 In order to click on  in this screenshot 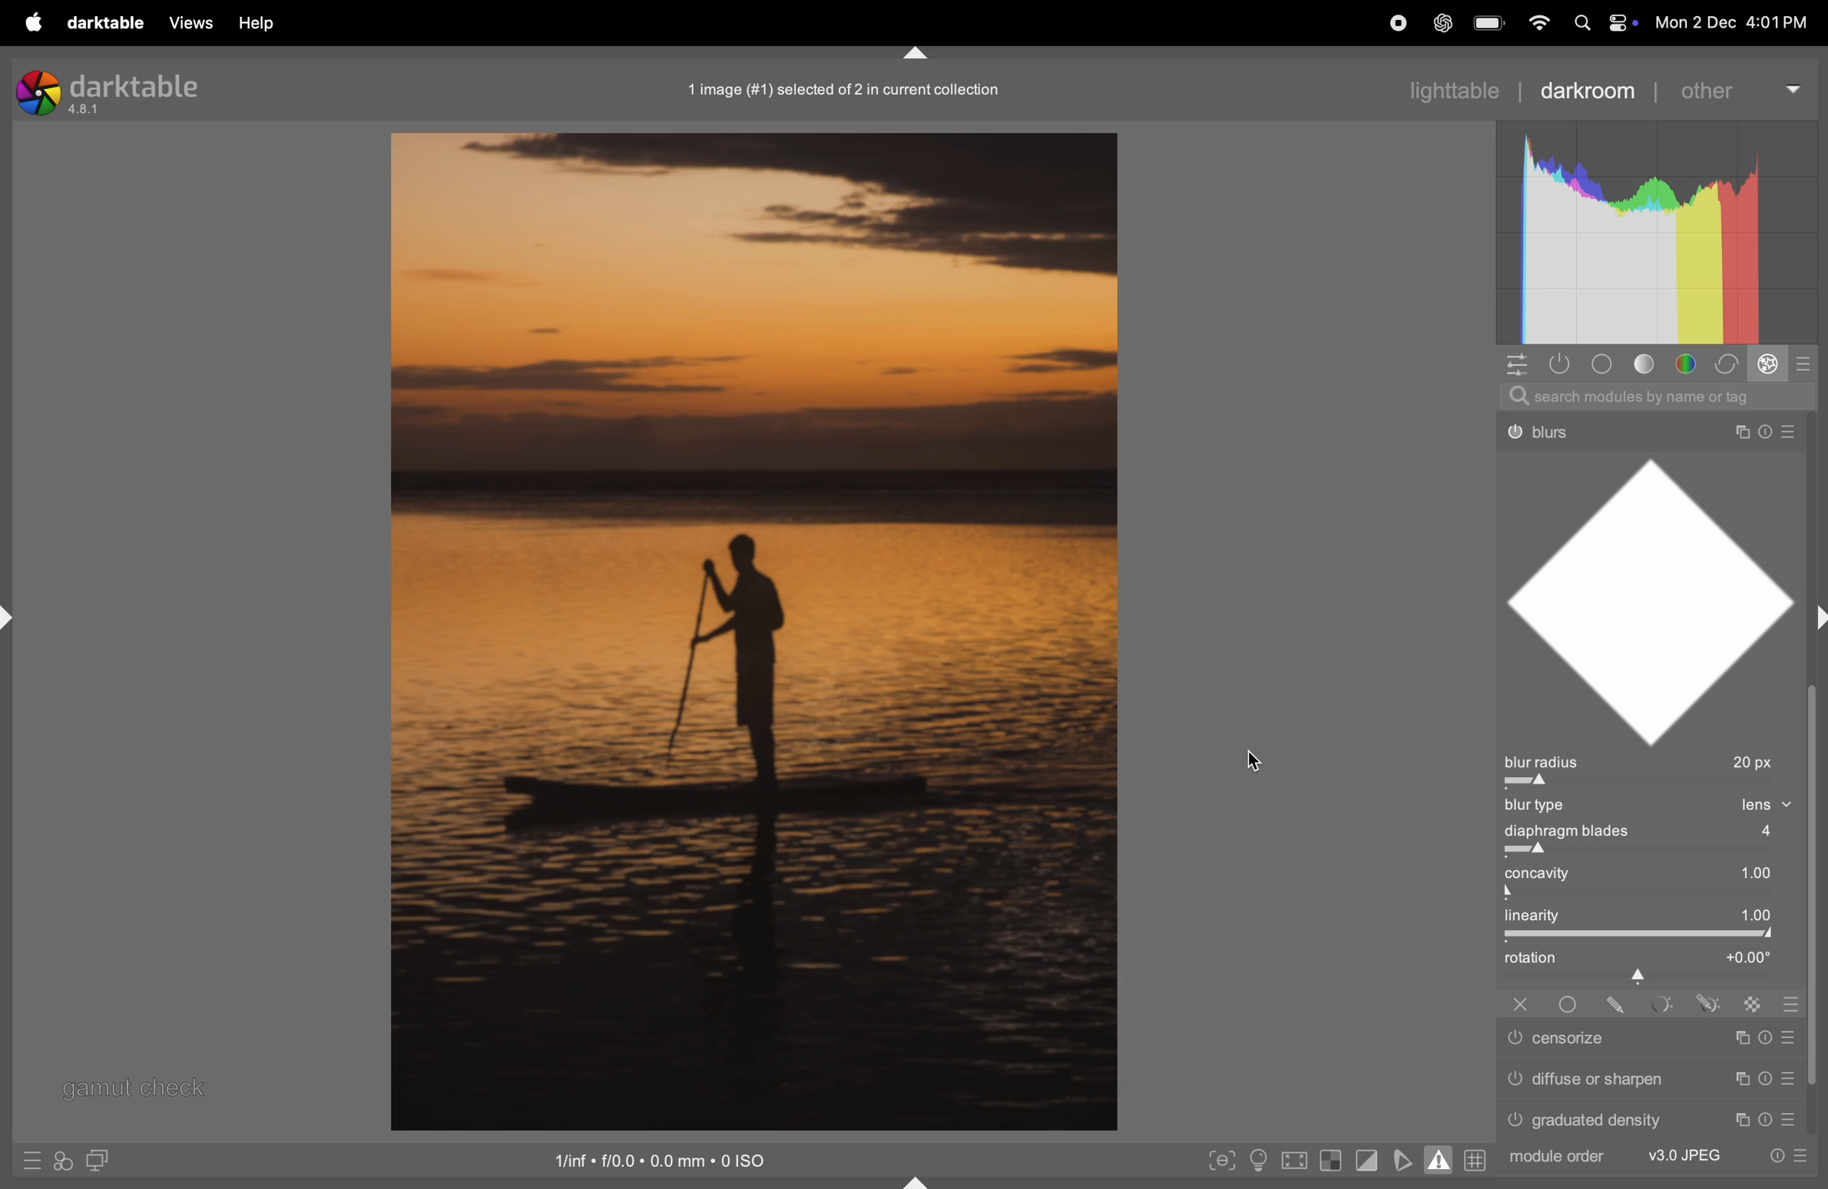, I will do `click(1520, 1005)`.